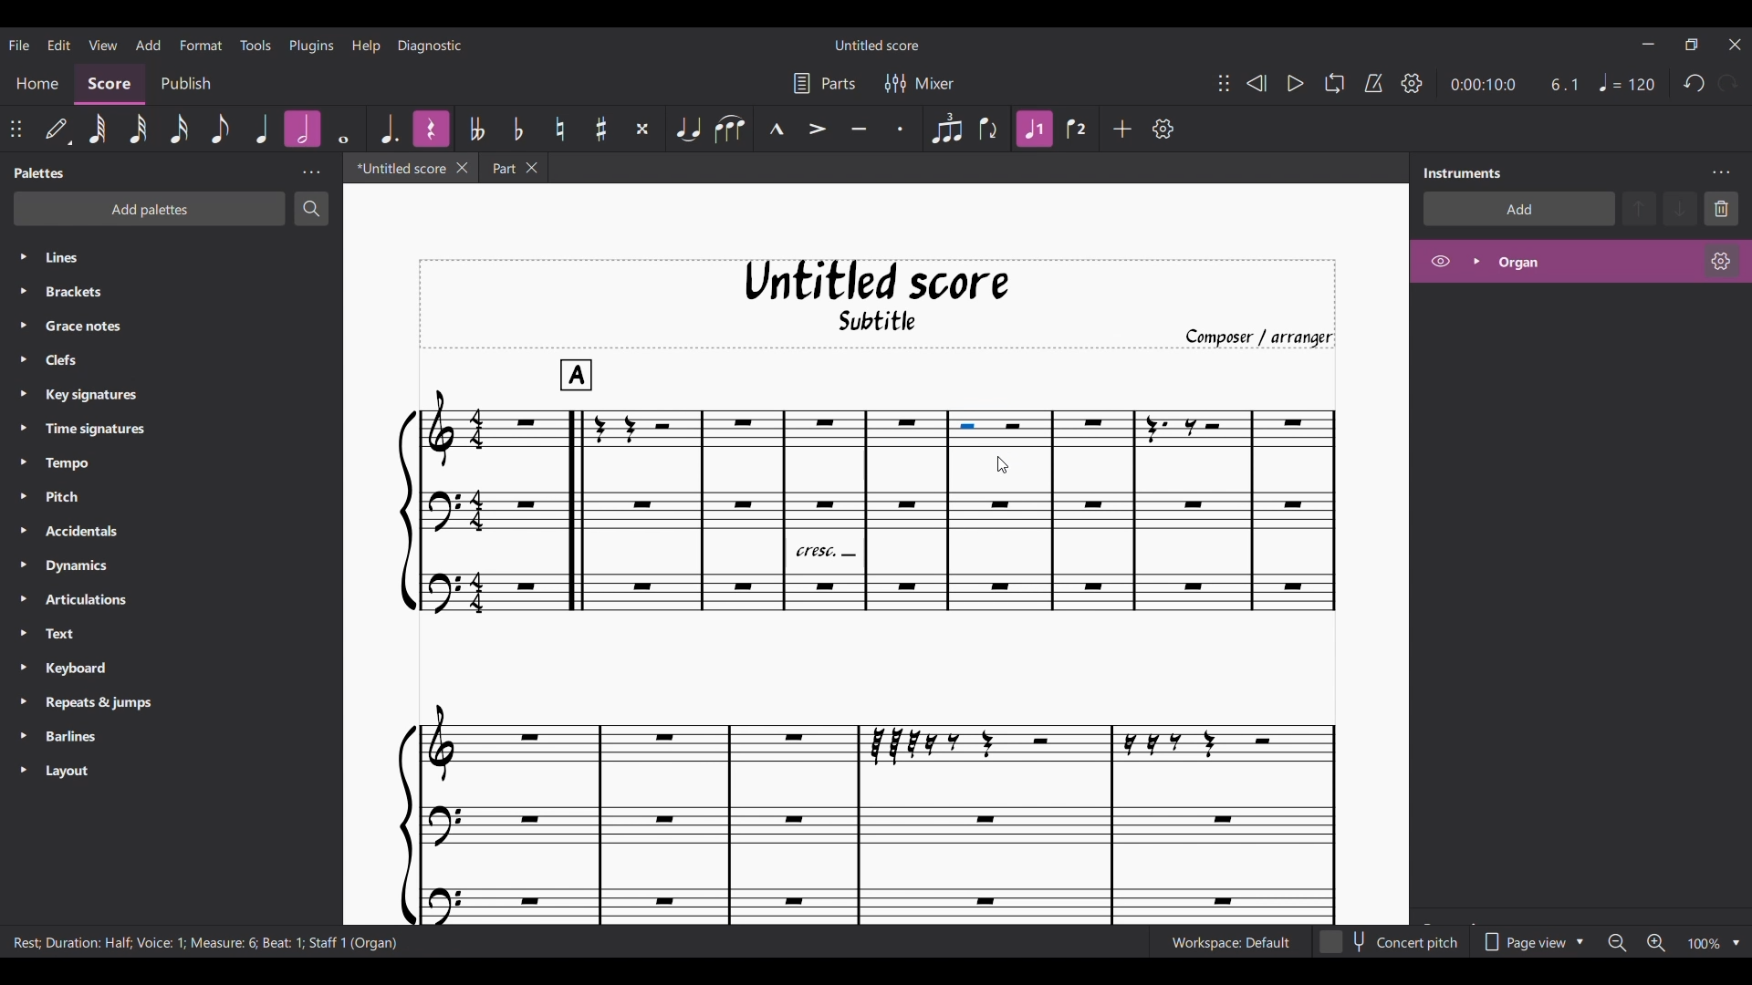  I want to click on Edit menu, so click(58, 43).